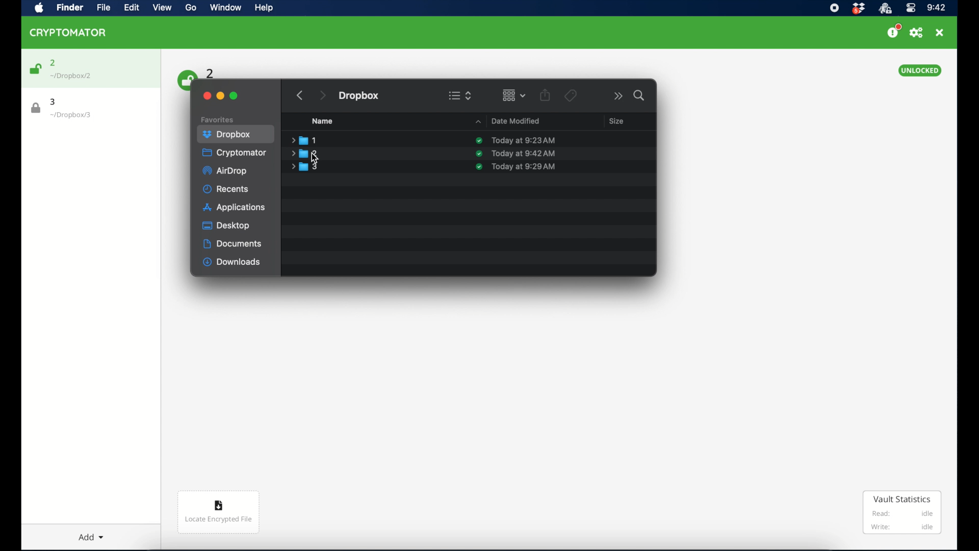  What do you see at coordinates (514, 95) in the screenshot?
I see `change item grouping` at bounding box center [514, 95].